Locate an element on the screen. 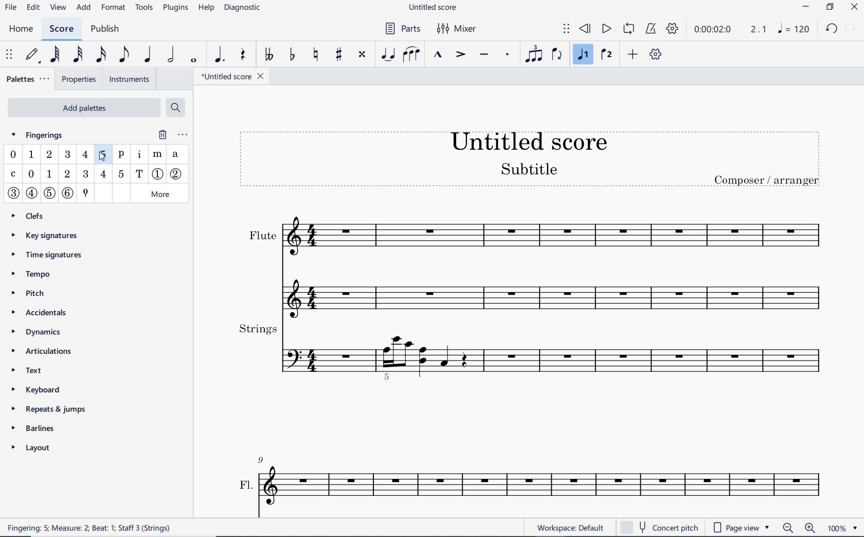  STRING NUMBER 1 is located at coordinates (158, 173).